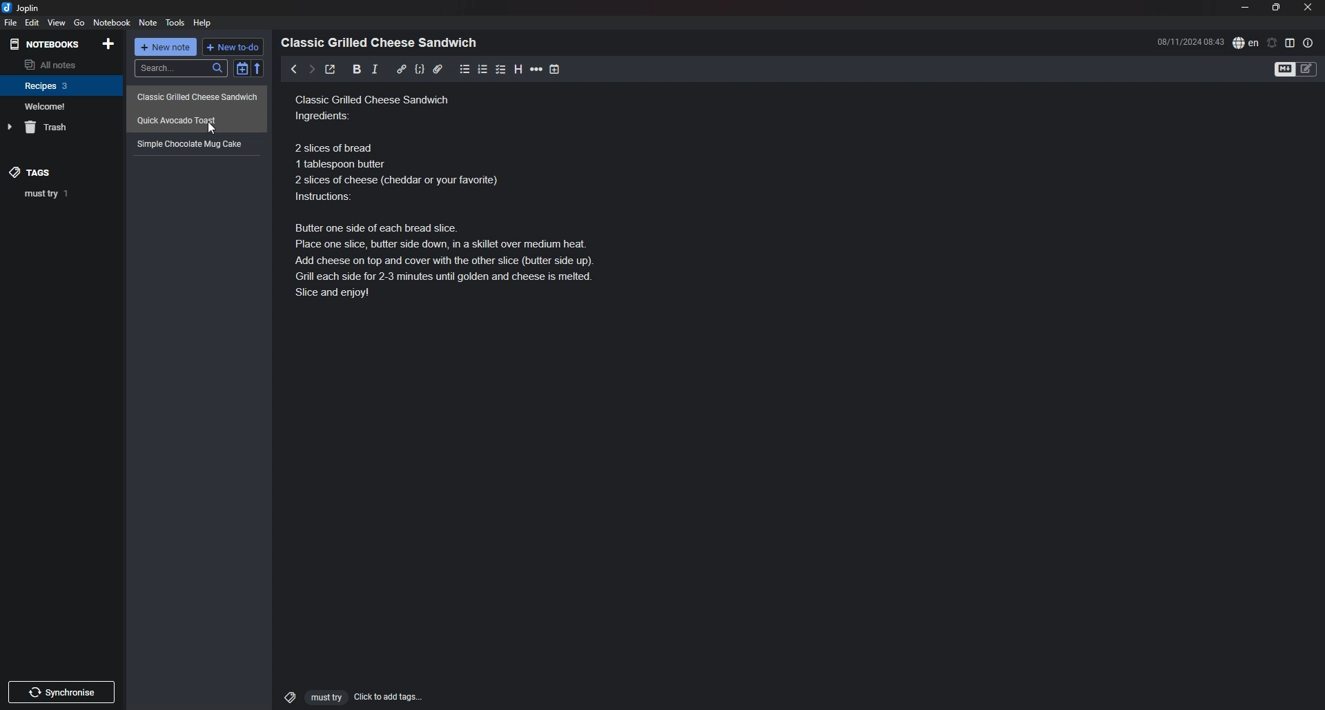 This screenshot has width=1325, height=710. What do you see at coordinates (61, 106) in the screenshot?
I see `notebook` at bounding box center [61, 106].